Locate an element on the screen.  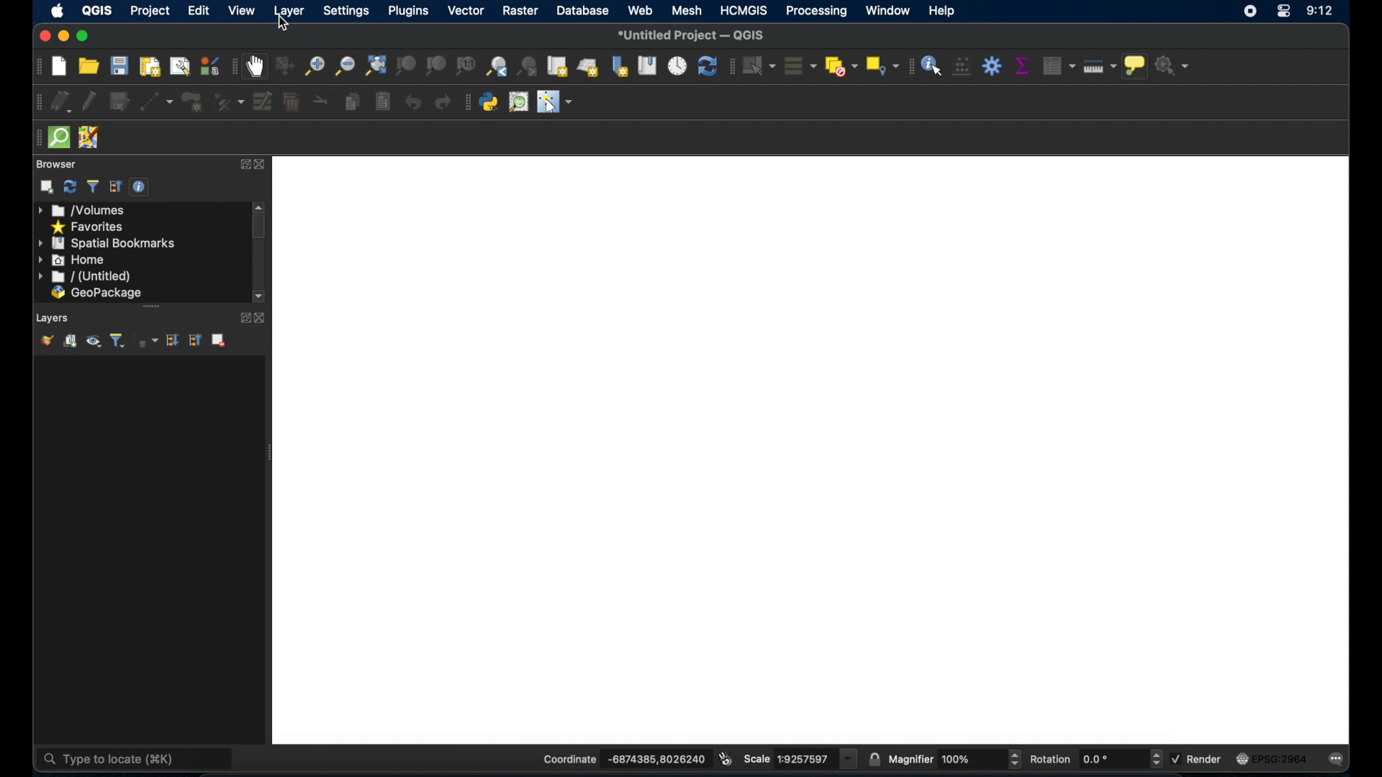
measure line is located at coordinates (1101, 67).